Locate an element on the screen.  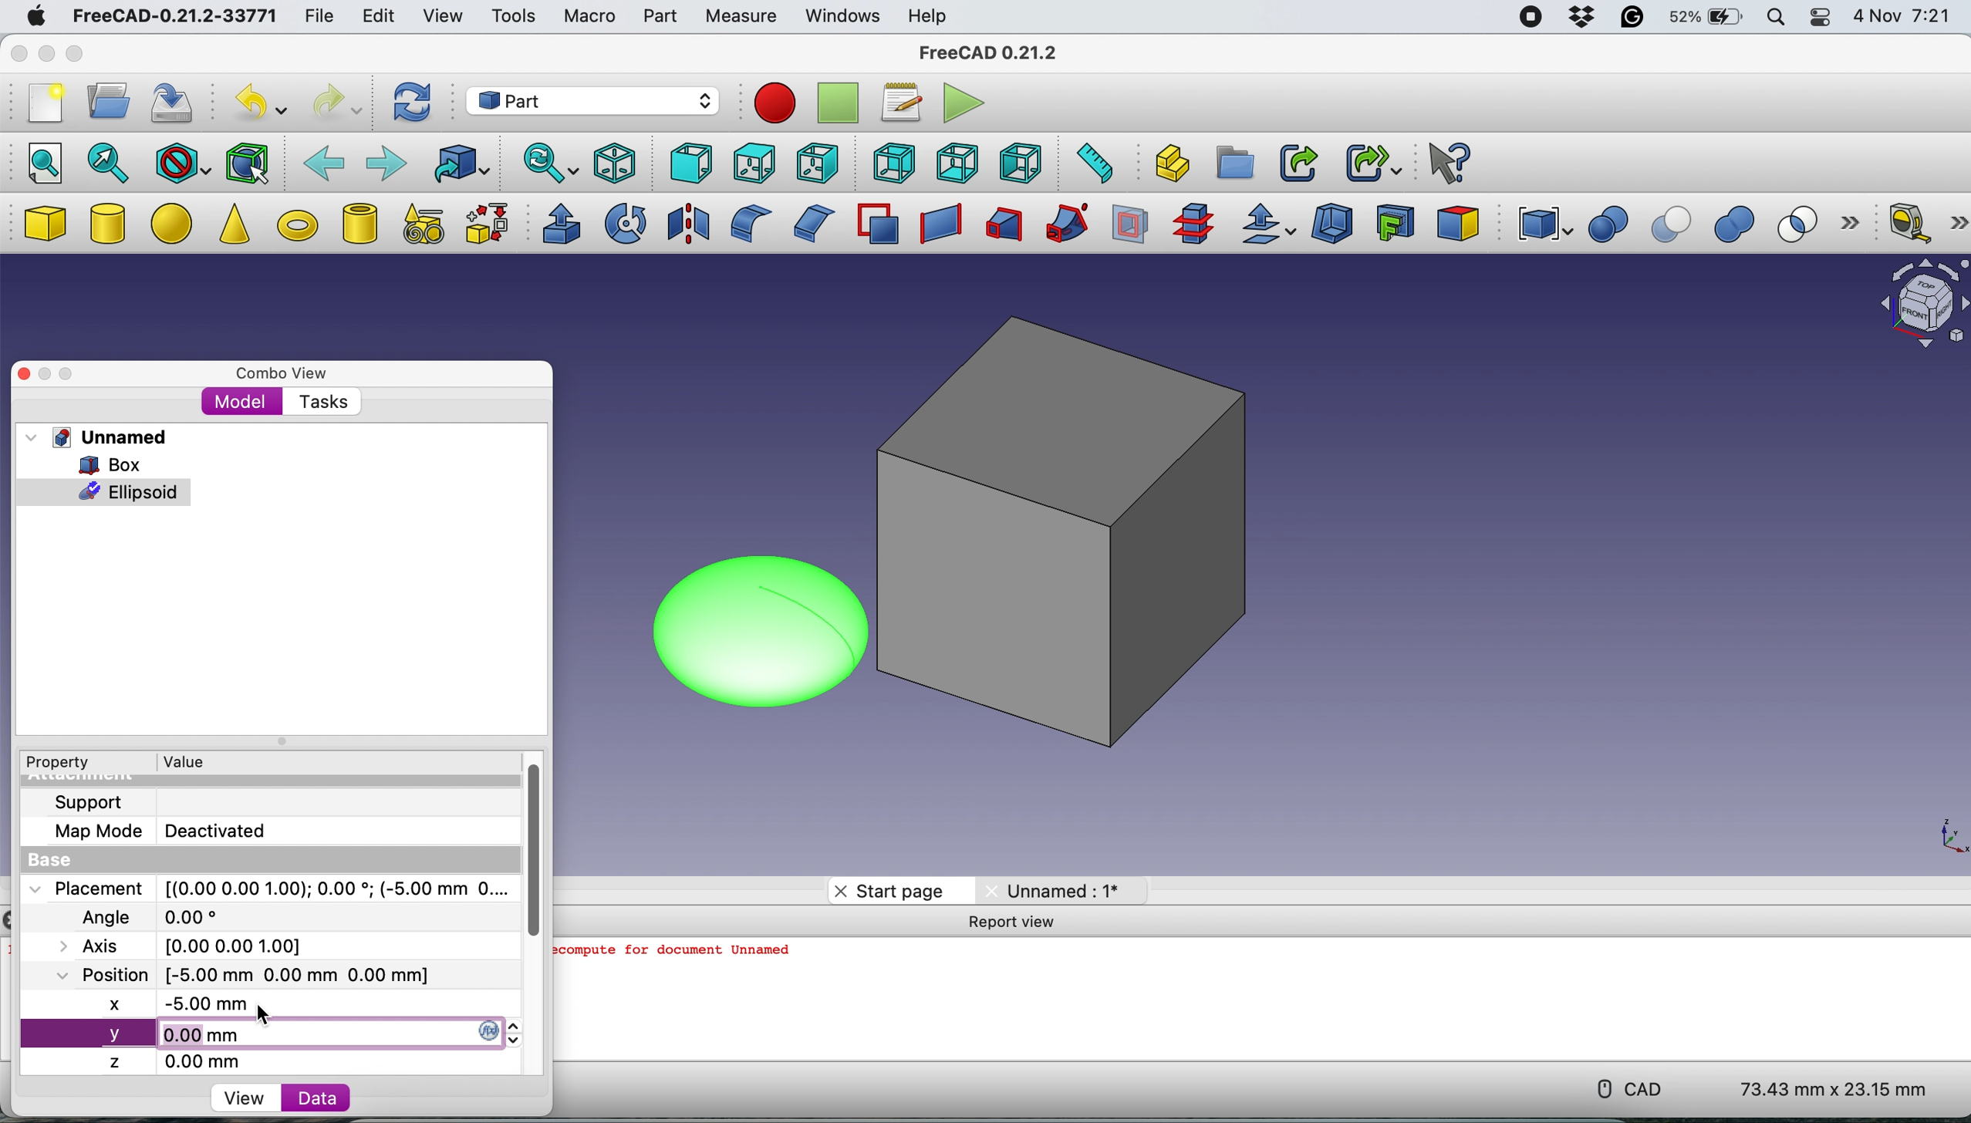
cylinder is located at coordinates (109, 226).